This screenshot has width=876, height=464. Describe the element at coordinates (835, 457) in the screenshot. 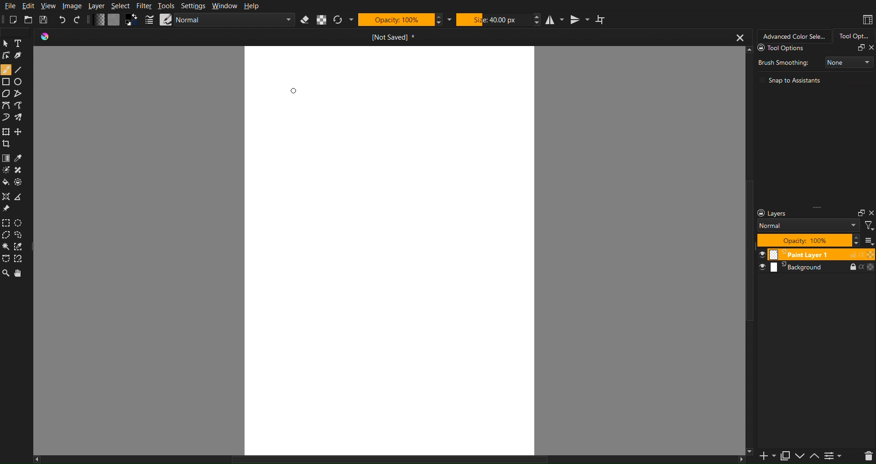

I see `Settings` at that location.